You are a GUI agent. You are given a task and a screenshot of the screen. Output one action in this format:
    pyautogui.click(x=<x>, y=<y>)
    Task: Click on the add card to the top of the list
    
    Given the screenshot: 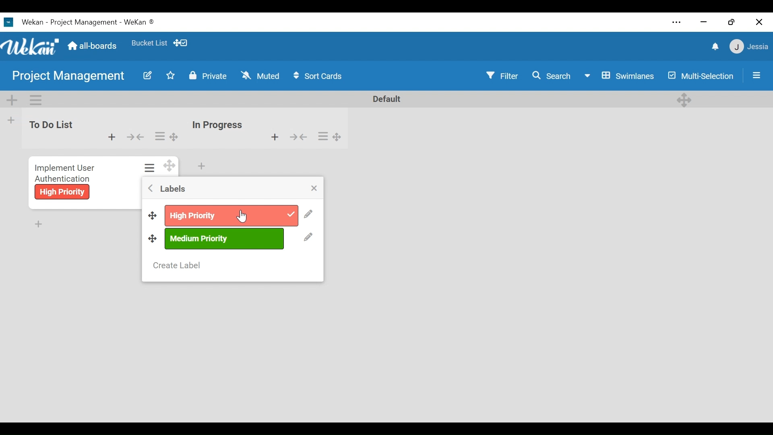 What is the action you would take?
    pyautogui.click(x=274, y=138)
    